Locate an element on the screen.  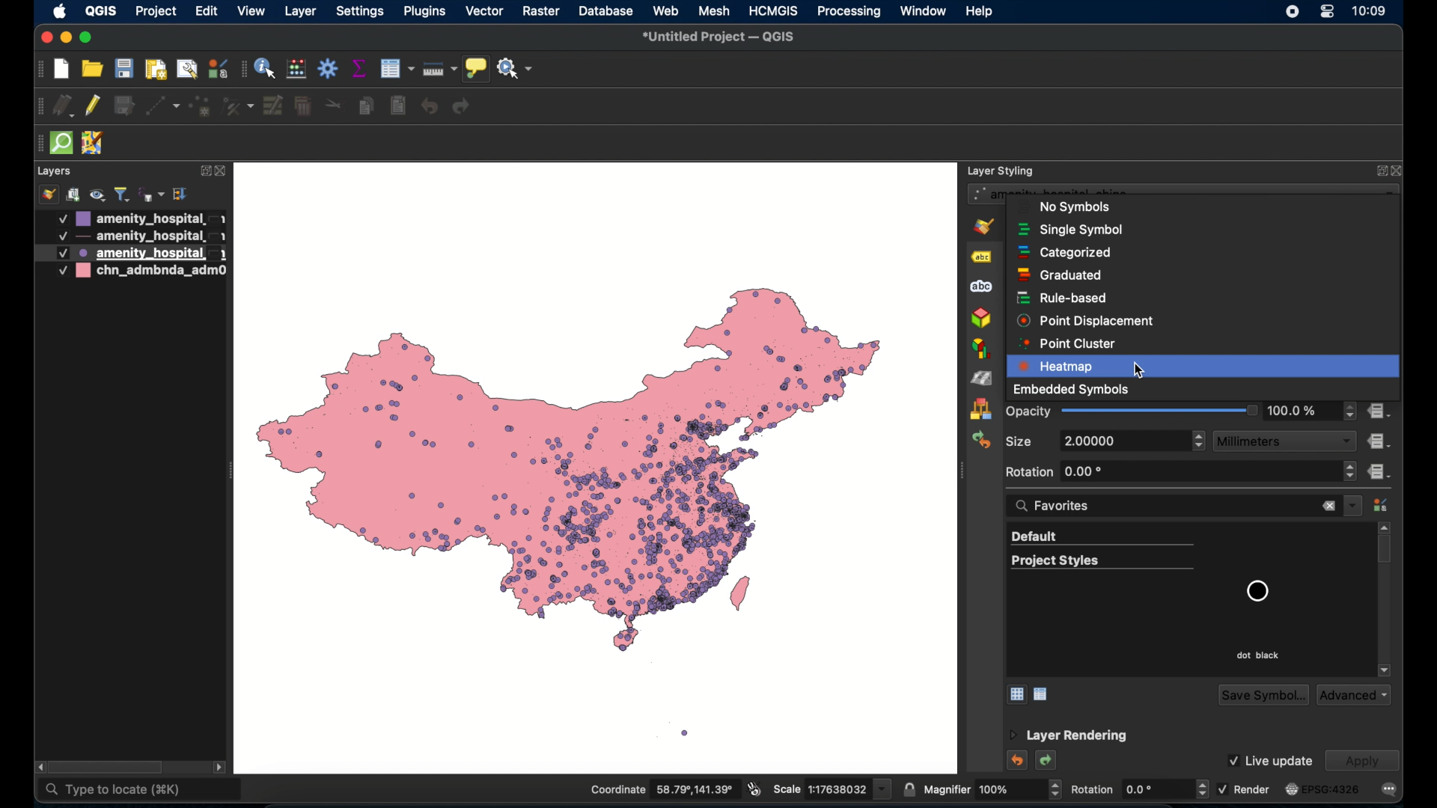
layer 3 is located at coordinates (128, 253).